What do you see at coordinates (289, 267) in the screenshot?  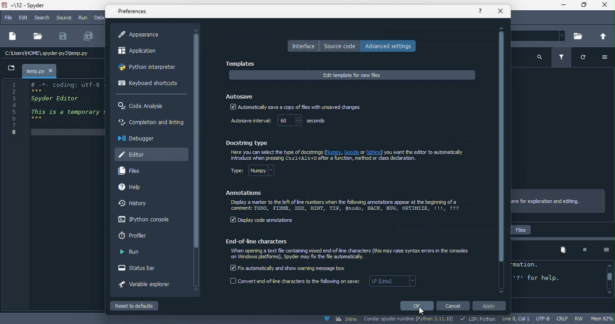 I see `fix automatically and show warming message box` at bounding box center [289, 267].